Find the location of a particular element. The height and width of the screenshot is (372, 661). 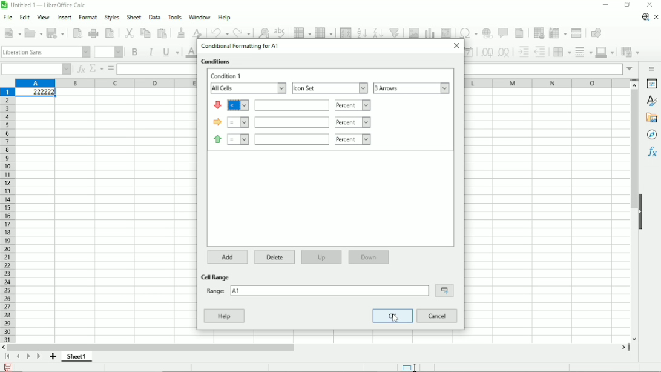

Show draw functions is located at coordinates (595, 32).